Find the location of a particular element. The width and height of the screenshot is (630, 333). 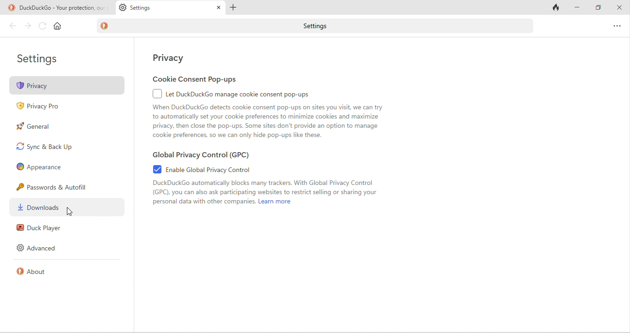

cursor is located at coordinates (71, 213).